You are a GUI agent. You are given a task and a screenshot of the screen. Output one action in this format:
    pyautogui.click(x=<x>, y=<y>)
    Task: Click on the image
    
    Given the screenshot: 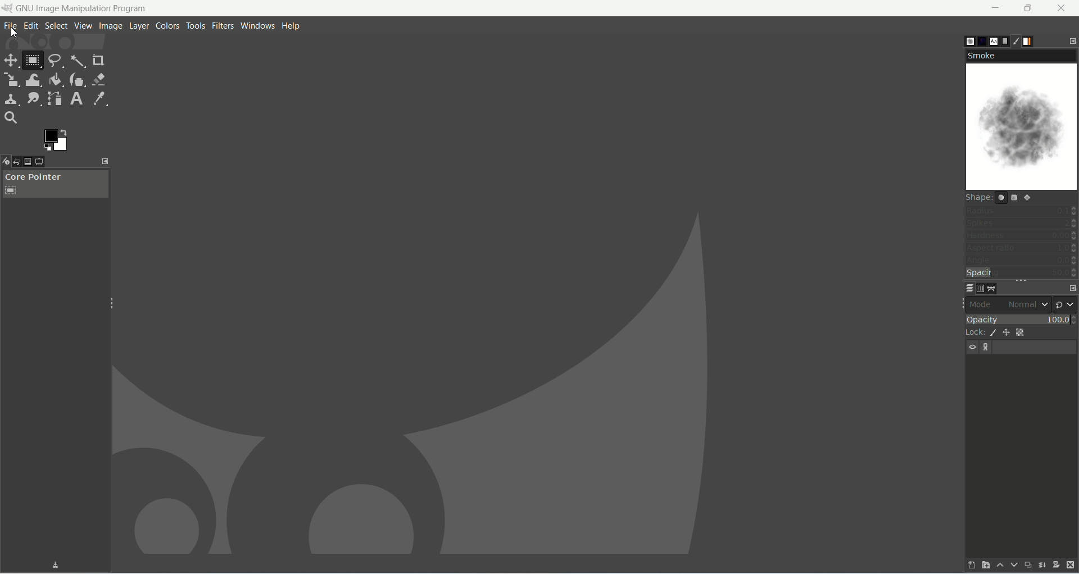 What is the action you would take?
    pyautogui.click(x=110, y=26)
    